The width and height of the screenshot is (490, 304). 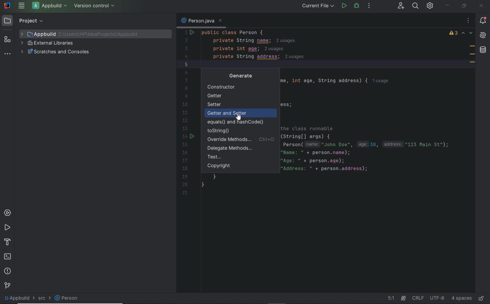 I want to click on notifications, so click(x=484, y=21).